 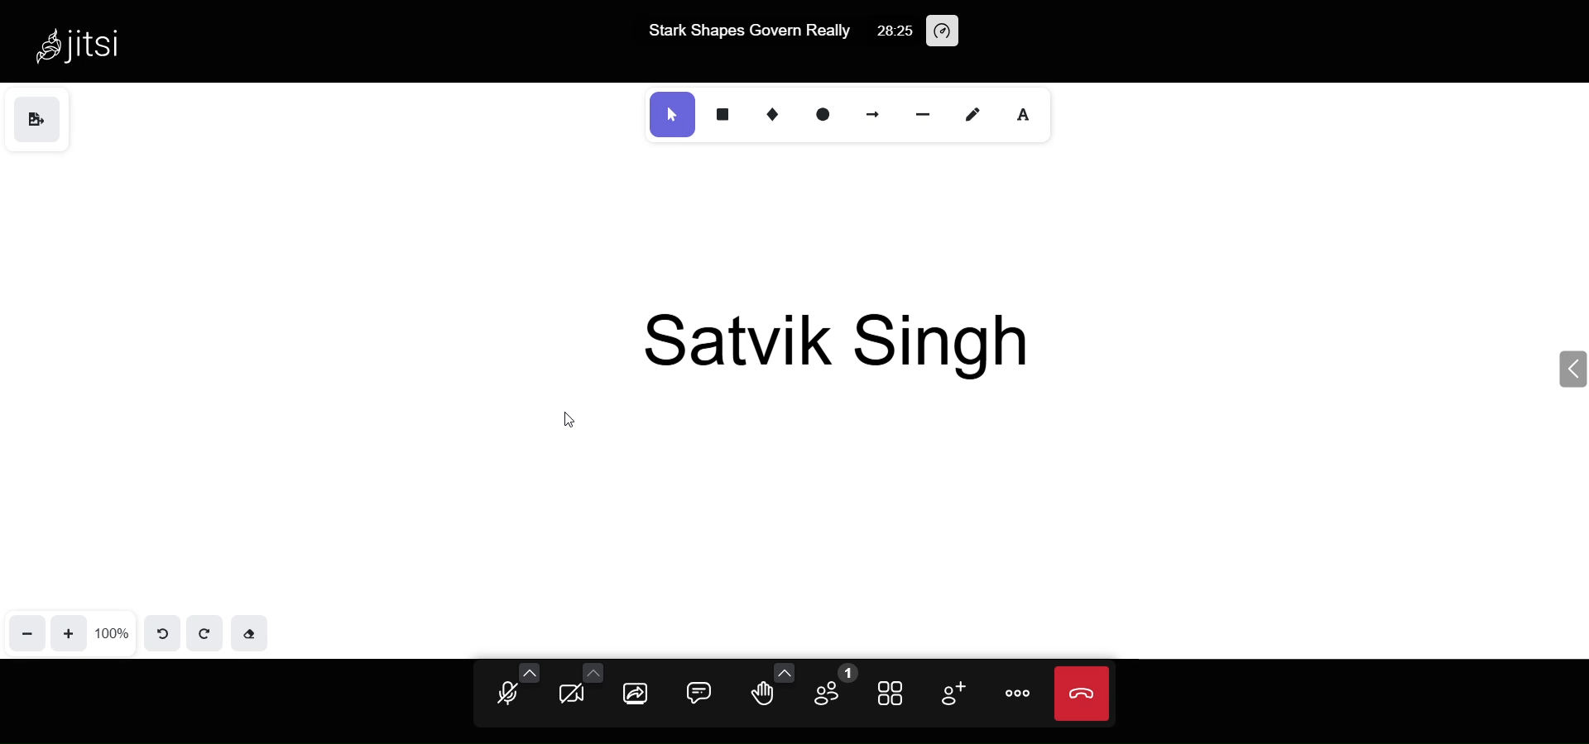 I want to click on raise hand, so click(x=763, y=698).